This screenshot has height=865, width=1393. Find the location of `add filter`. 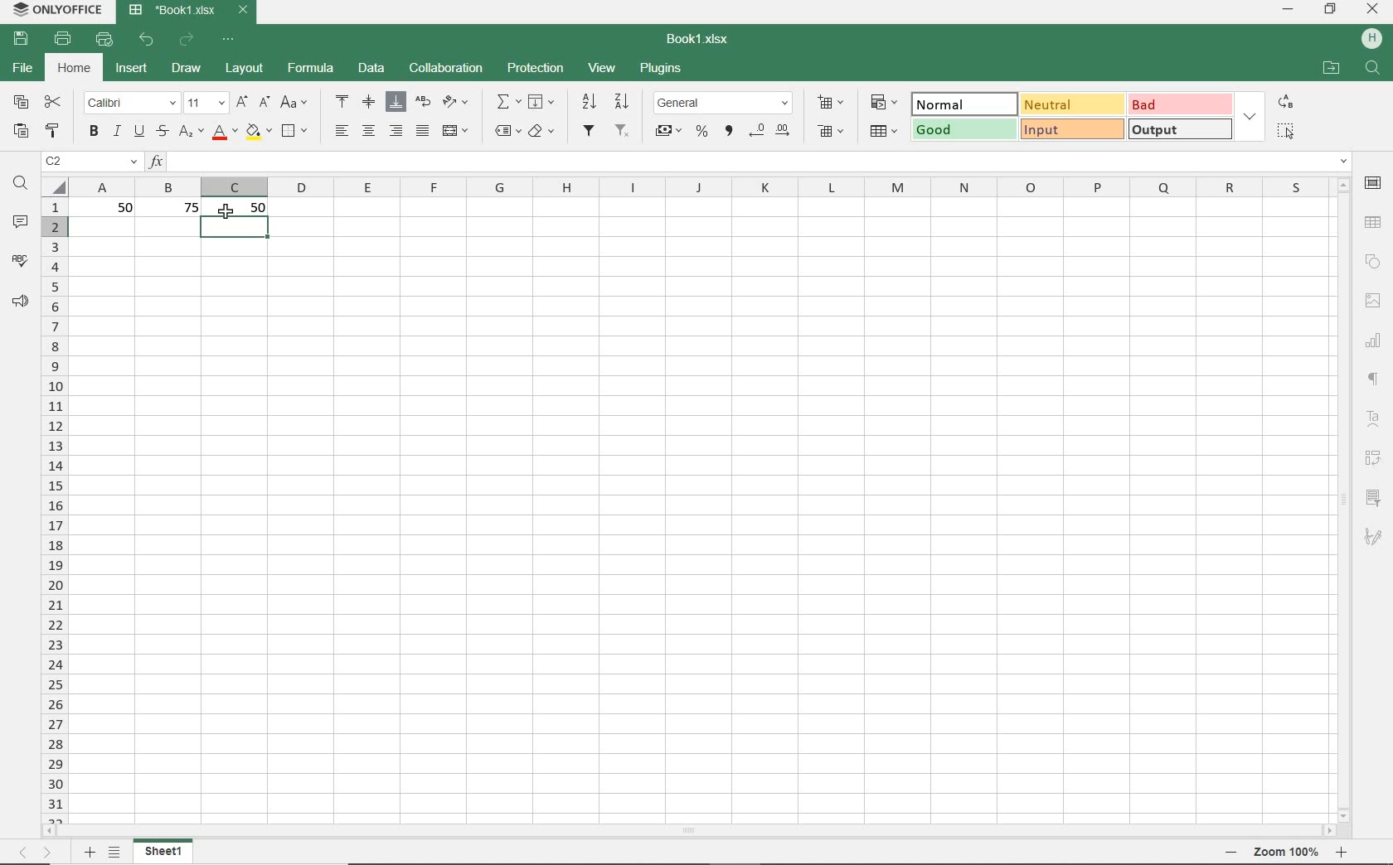

add filter is located at coordinates (590, 133).